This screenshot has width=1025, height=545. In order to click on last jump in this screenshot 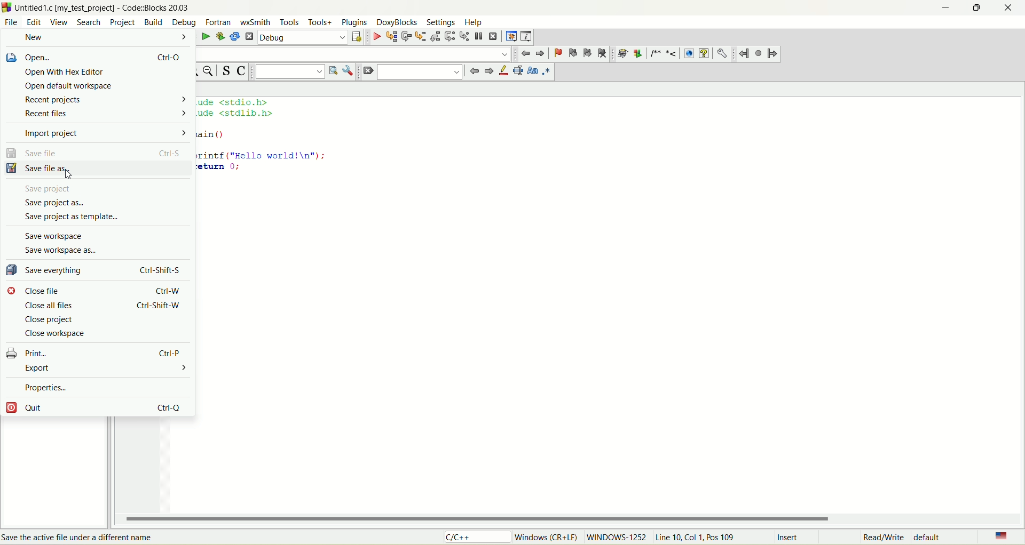, I will do `click(759, 53)`.